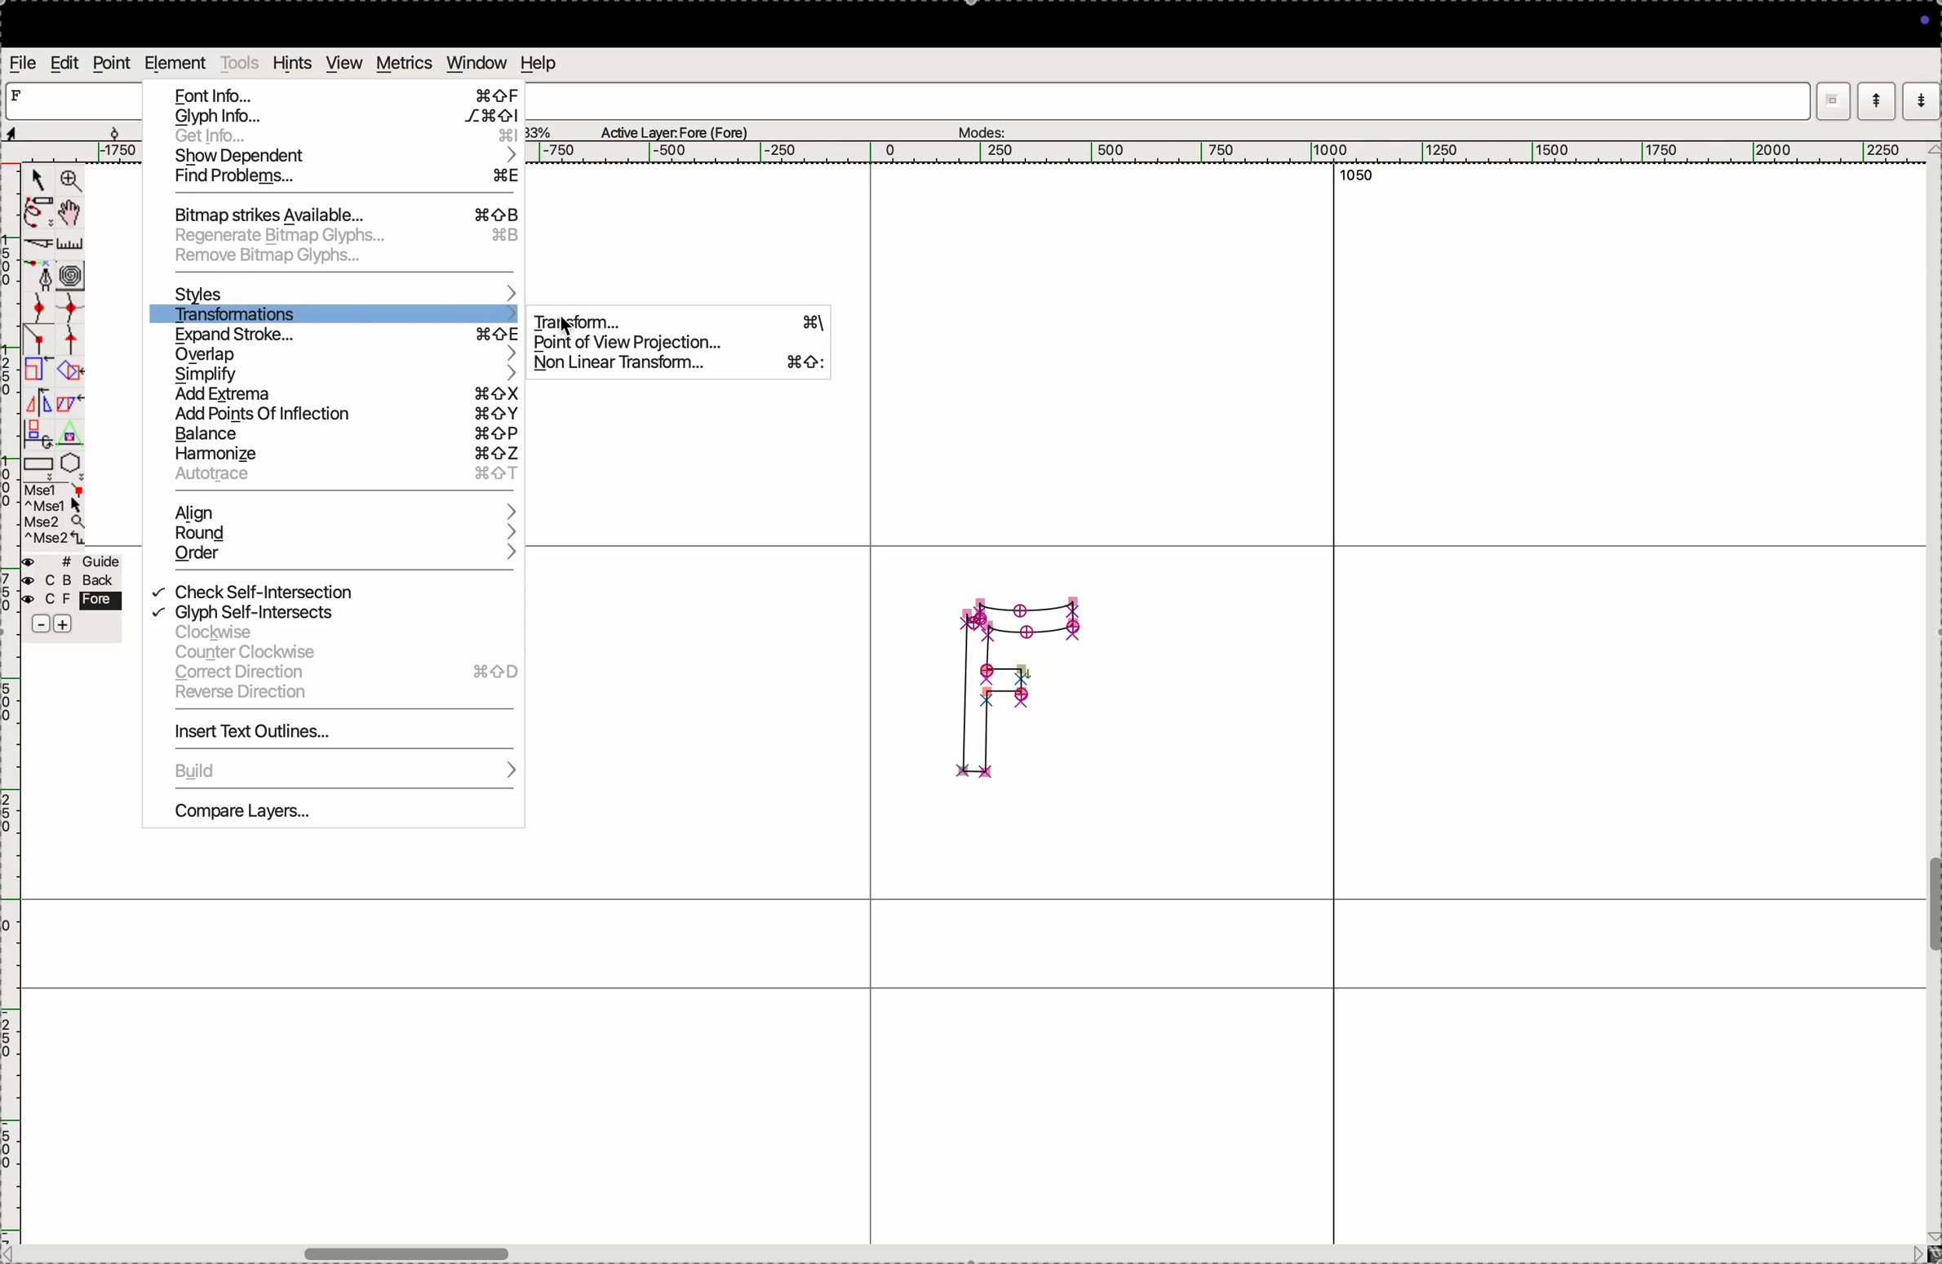 This screenshot has width=1942, height=1264. What do you see at coordinates (676, 130) in the screenshot?
I see `Active layer` at bounding box center [676, 130].